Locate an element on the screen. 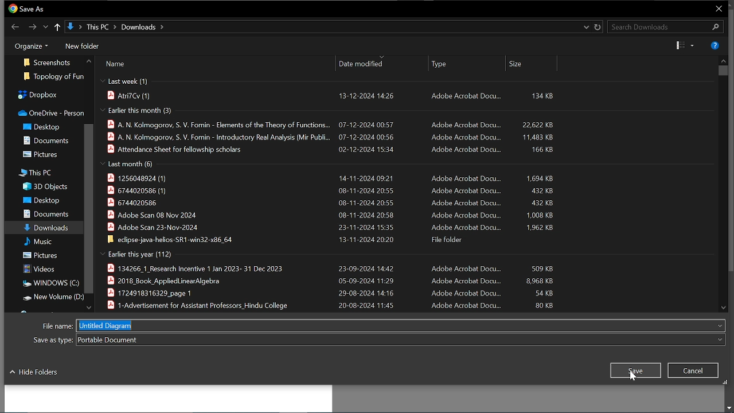 This screenshot has width=734, height=413. last week is located at coordinates (126, 81).